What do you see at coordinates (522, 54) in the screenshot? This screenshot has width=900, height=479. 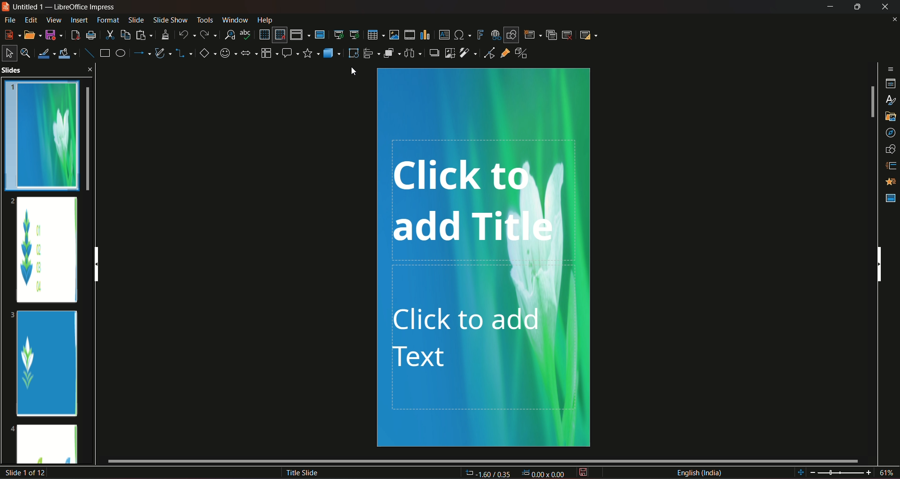 I see `toggle extrusion` at bounding box center [522, 54].